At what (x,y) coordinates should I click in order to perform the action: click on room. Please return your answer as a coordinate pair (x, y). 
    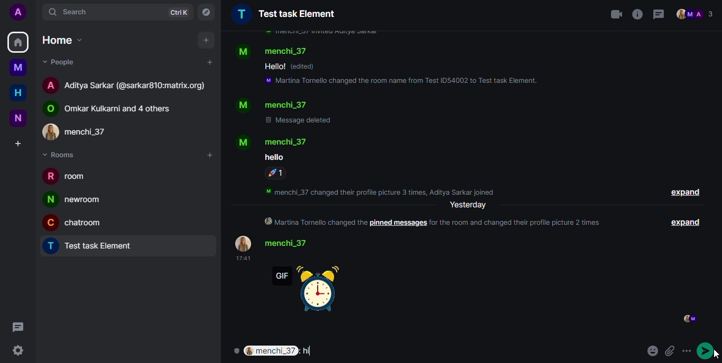
    Looking at the image, I should click on (69, 178).